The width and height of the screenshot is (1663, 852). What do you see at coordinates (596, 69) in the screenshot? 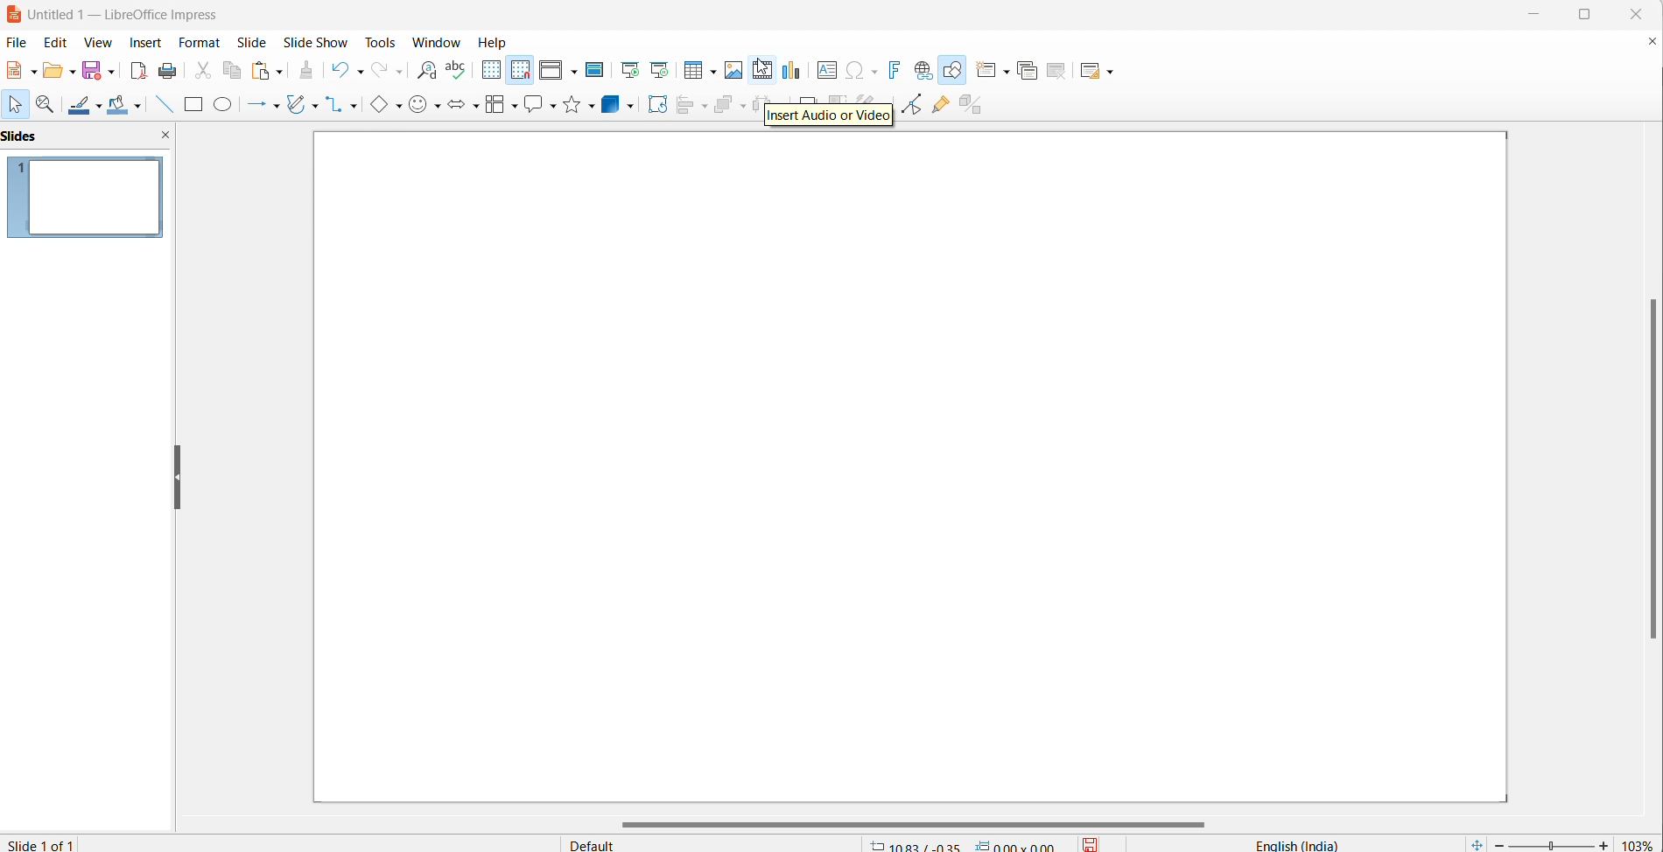
I see `master slide options` at bounding box center [596, 69].